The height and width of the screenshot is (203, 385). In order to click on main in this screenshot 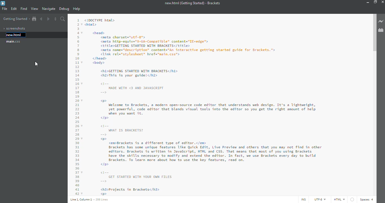, I will do `click(14, 42)`.